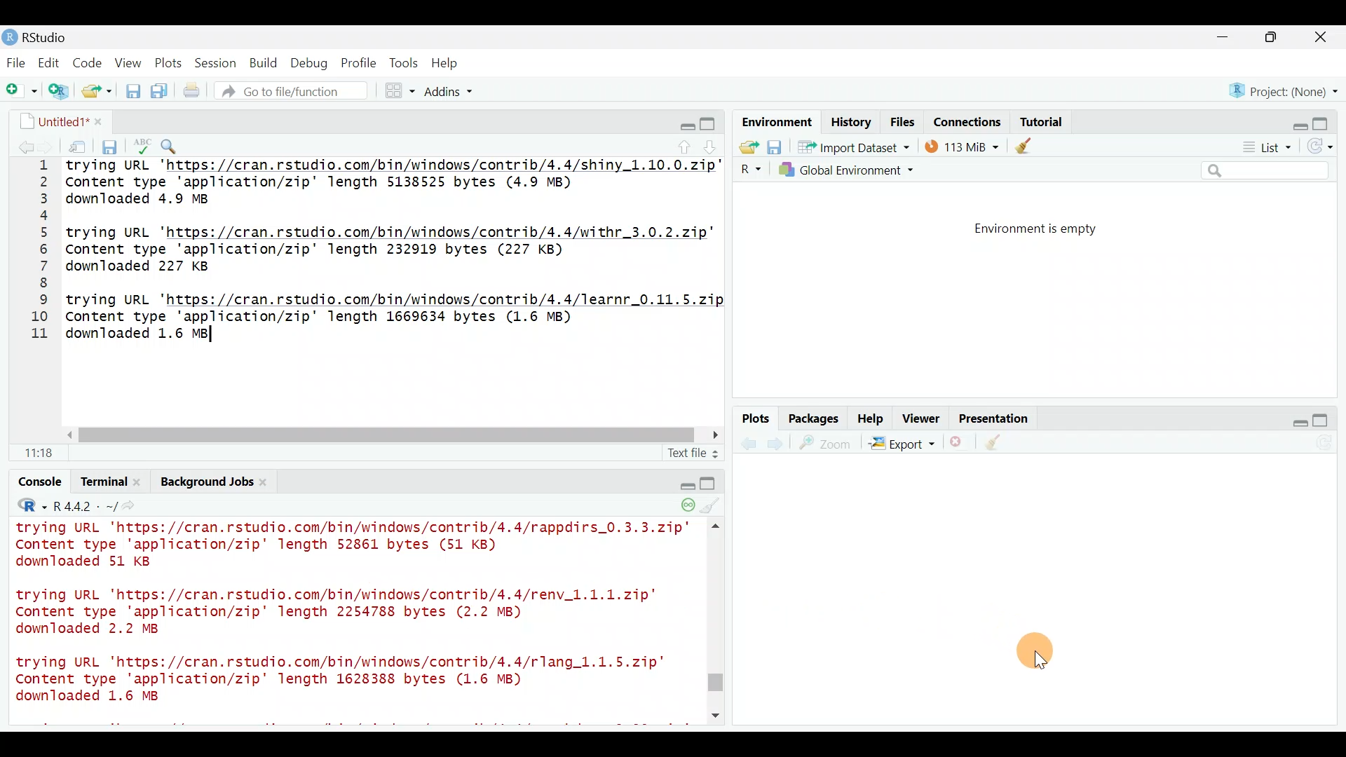 The image size is (1346, 757). Describe the element at coordinates (367, 165) in the screenshot. I see `1 trying URL https://cran. rstudio com/bin/windows /contrib/4 4/shiny 1.10.0.zip` at that location.